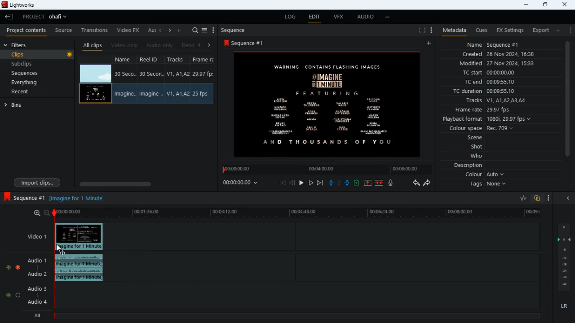 This screenshot has width=575, height=323. I want to click on layers, so click(566, 258).